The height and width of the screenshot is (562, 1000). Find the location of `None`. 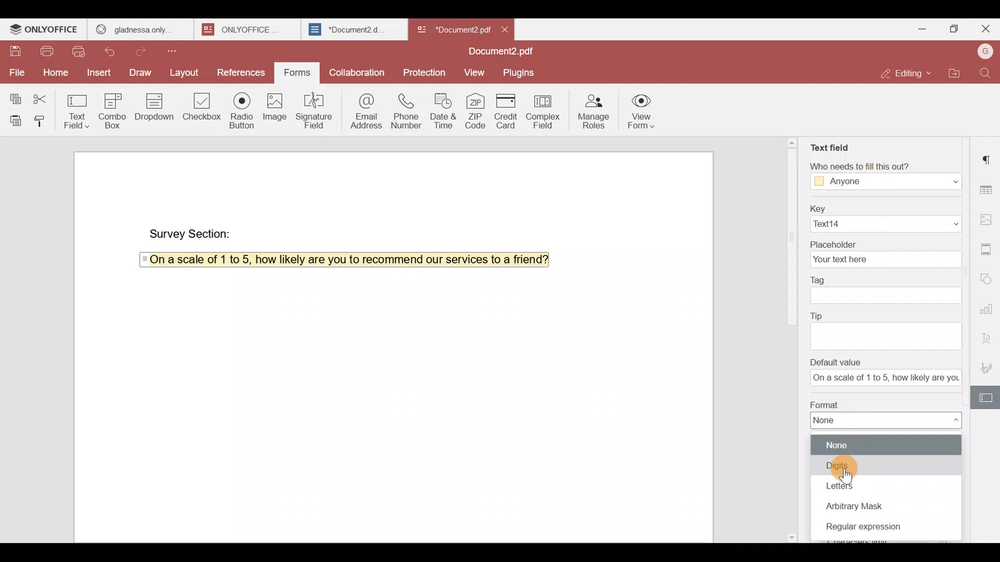

None is located at coordinates (885, 443).